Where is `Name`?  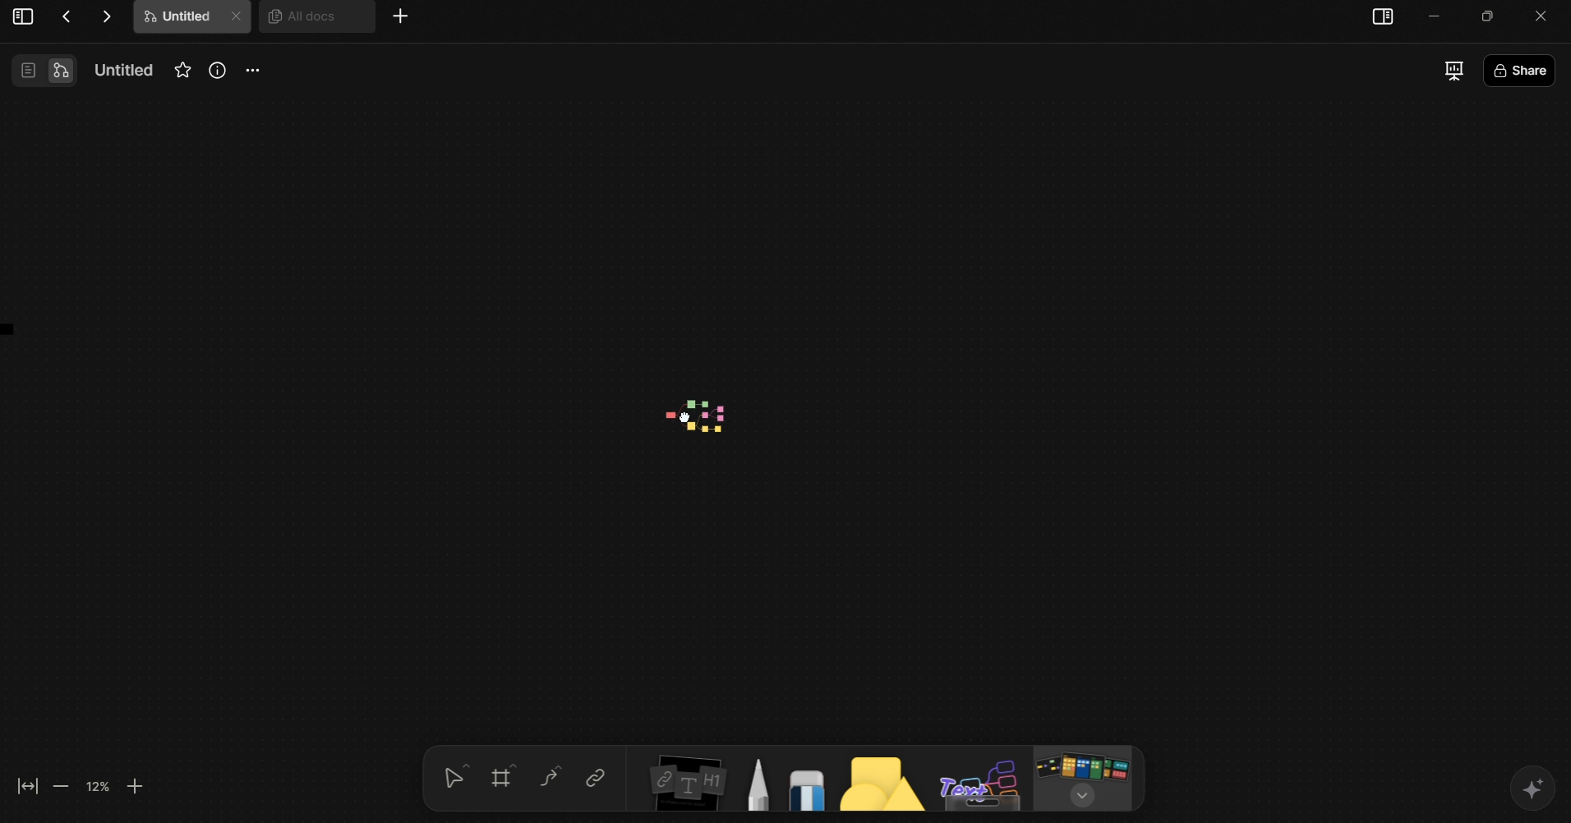
Name is located at coordinates (118, 68).